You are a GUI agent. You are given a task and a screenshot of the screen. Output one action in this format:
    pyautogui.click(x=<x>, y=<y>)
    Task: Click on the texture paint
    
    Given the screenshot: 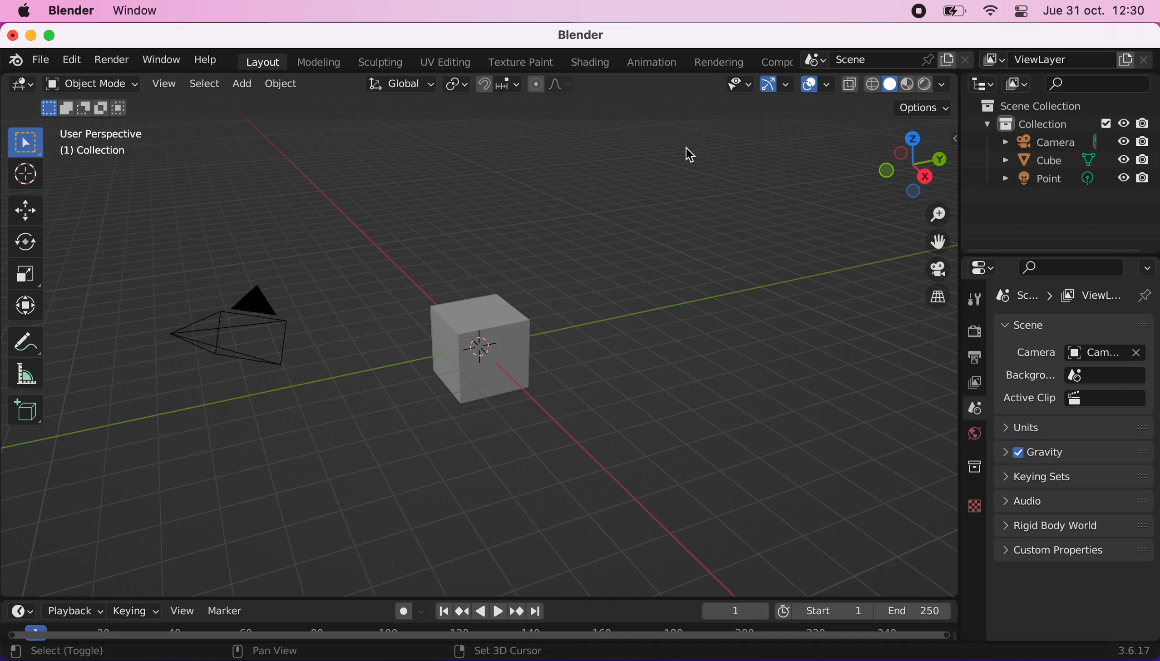 What is the action you would take?
    pyautogui.click(x=521, y=62)
    